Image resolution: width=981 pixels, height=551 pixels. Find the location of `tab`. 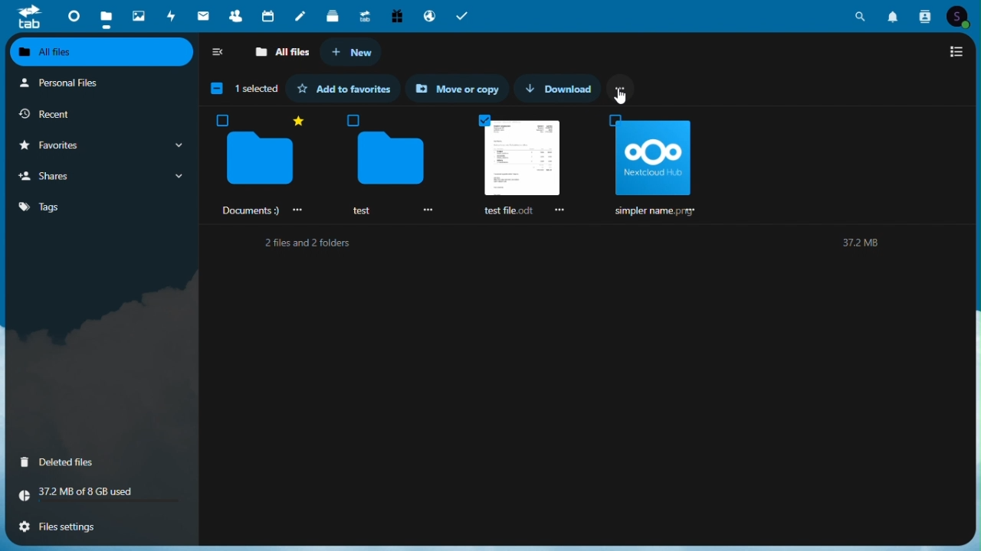

tab is located at coordinates (28, 18).